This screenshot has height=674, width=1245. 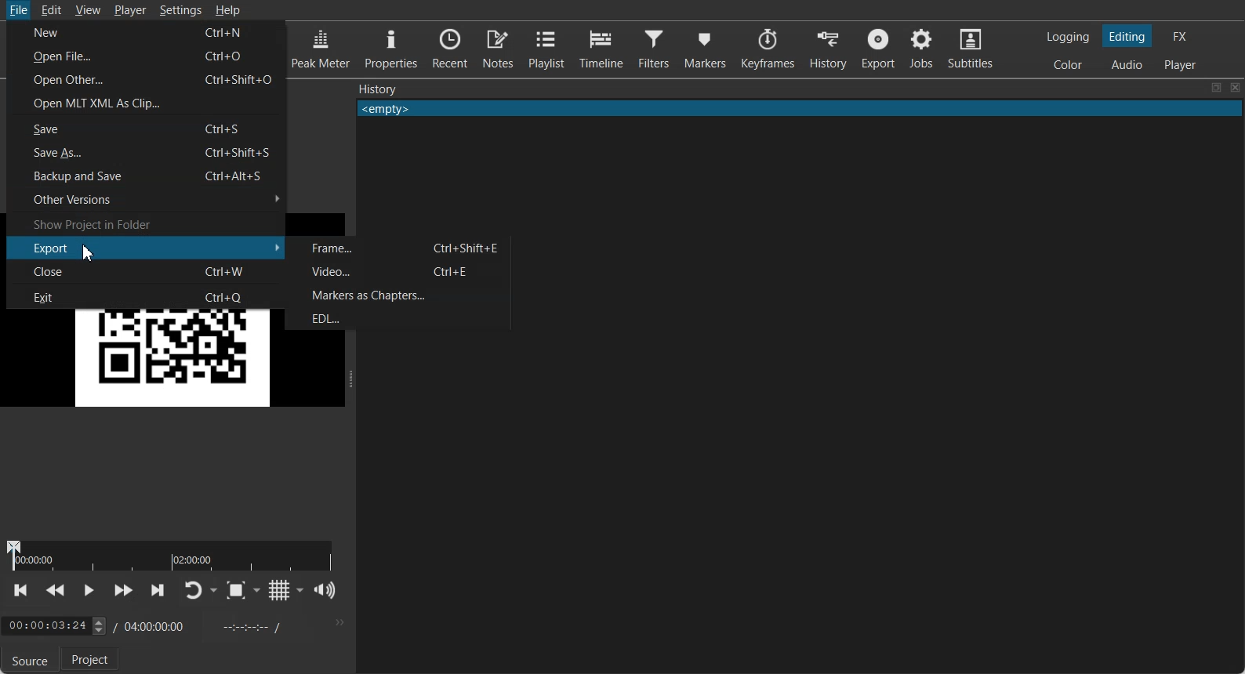 What do you see at coordinates (85, 33) in the screenshot?
I see `New` at bounding box center [85, 33].